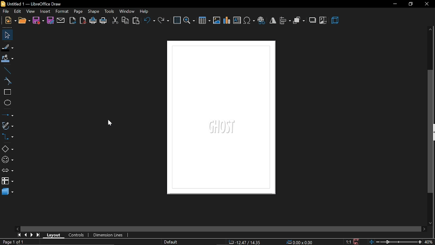 The width and height of the screenshot is (435, 245). Describe the element at coordinates (217, 20) in the screenshot. I see `insert image` at that location.